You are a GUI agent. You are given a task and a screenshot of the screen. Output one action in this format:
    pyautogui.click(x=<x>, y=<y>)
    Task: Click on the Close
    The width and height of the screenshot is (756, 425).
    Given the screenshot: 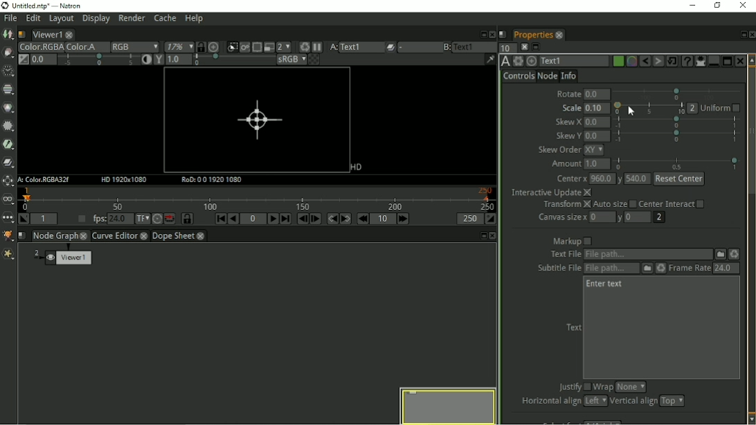 What is the action you would take?
    pyautogui.click(x=752, y=34)
    